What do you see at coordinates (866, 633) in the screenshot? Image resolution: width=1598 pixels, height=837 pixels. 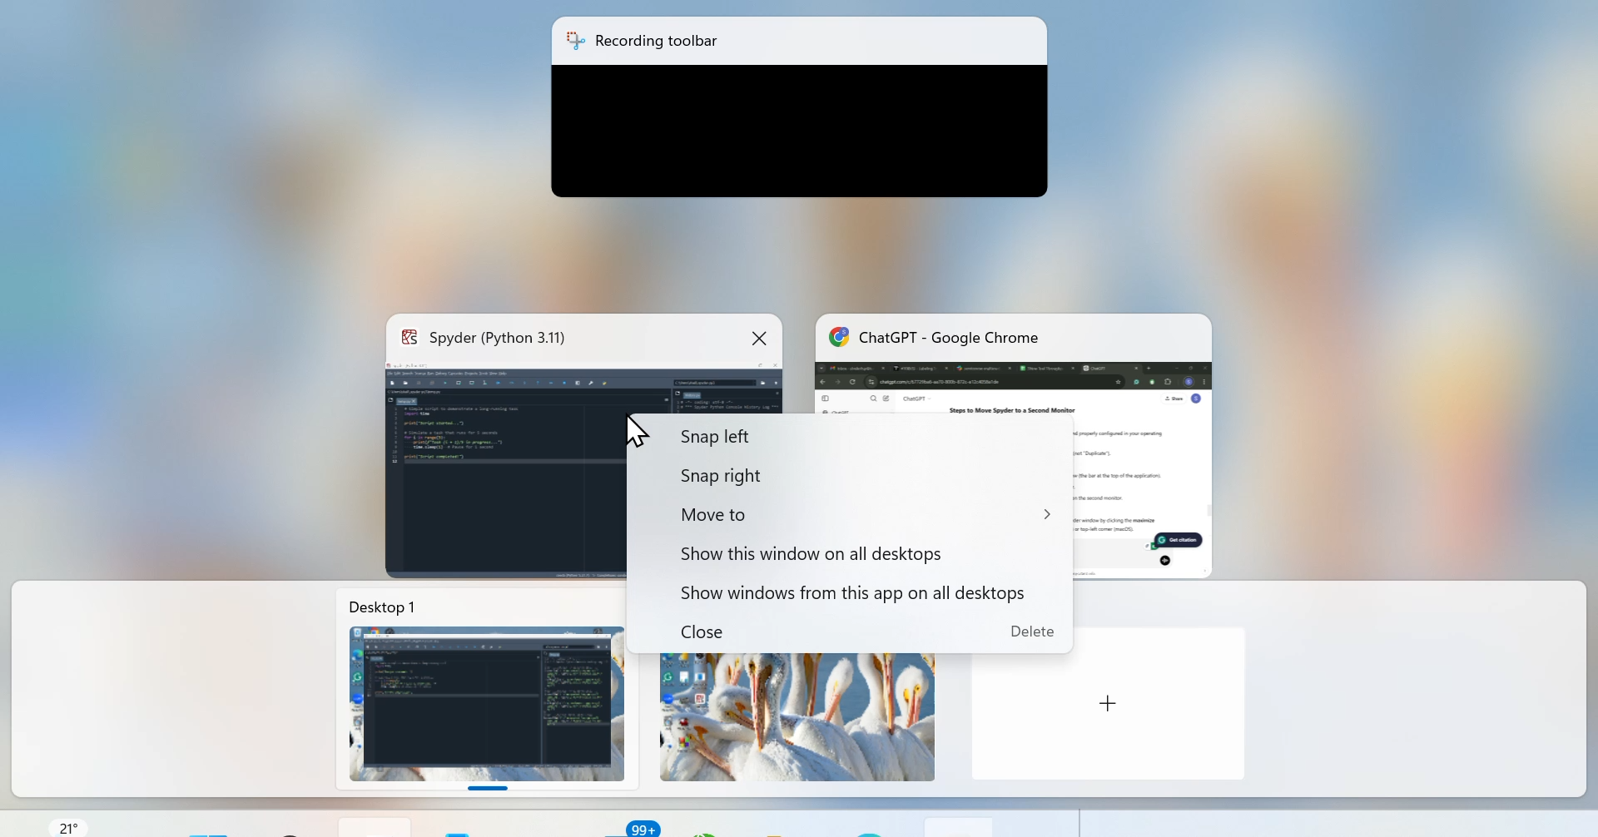 I see `Close` at bounding box center [866, 633].